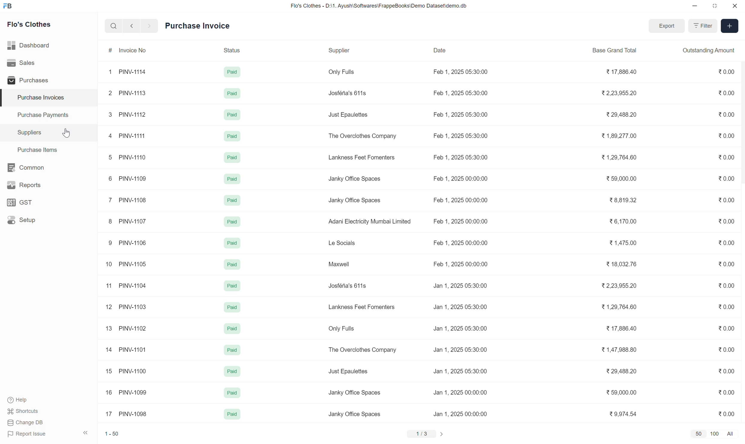 Image resolution: width=745 pixels, height=444 pixels. I want to click on Close, so click(735, 6).